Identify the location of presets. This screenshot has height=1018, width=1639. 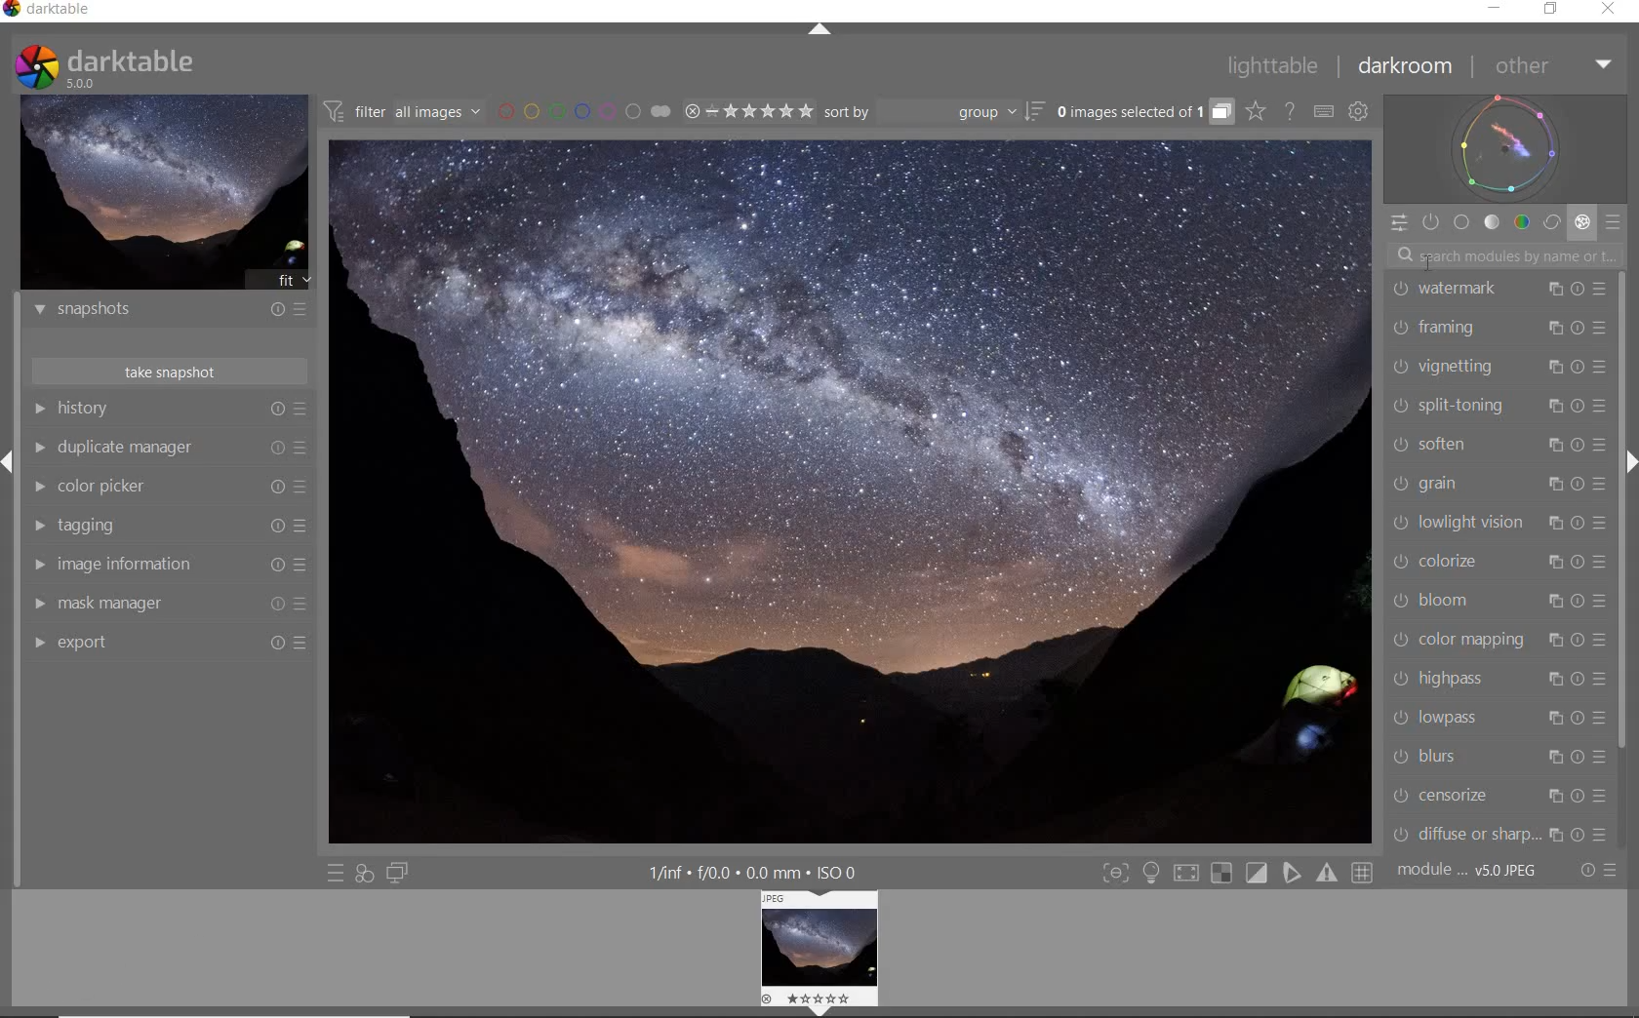
(1601, 641).